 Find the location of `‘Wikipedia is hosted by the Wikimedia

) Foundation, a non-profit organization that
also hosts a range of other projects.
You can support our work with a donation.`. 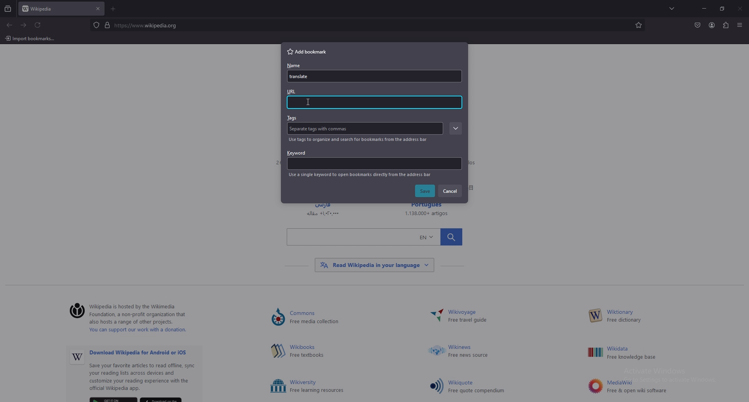

‘Wikipedia is hosted by the Wikimedia

) Foundation, a non-profit organization that
also hosts a range of other projects.
You can support our work with a donation. is located at coordinates (144, 319).